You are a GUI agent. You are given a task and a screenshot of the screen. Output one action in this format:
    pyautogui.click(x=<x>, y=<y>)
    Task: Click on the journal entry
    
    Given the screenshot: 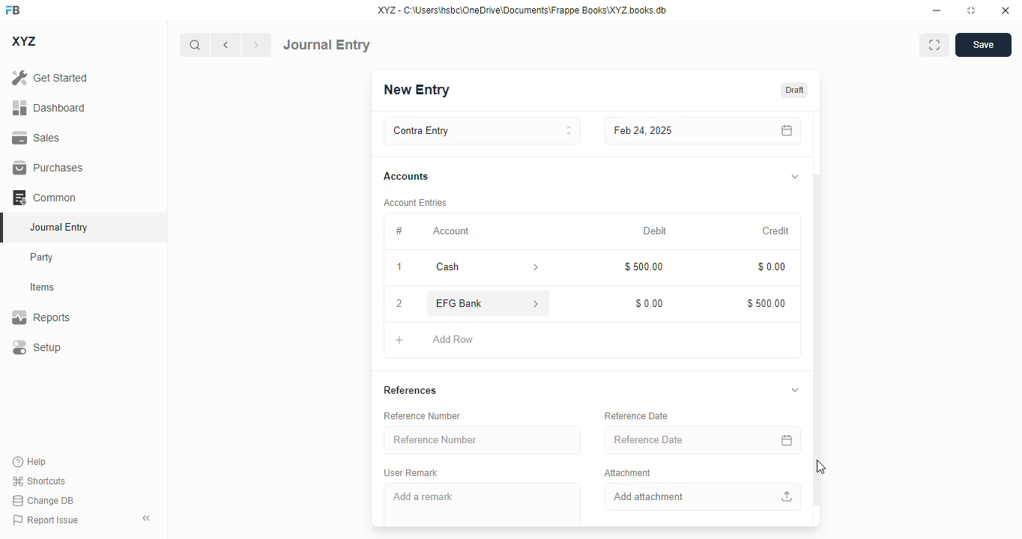 What is the action you would take?
    pyautogui.click(x=60, y=227)
    